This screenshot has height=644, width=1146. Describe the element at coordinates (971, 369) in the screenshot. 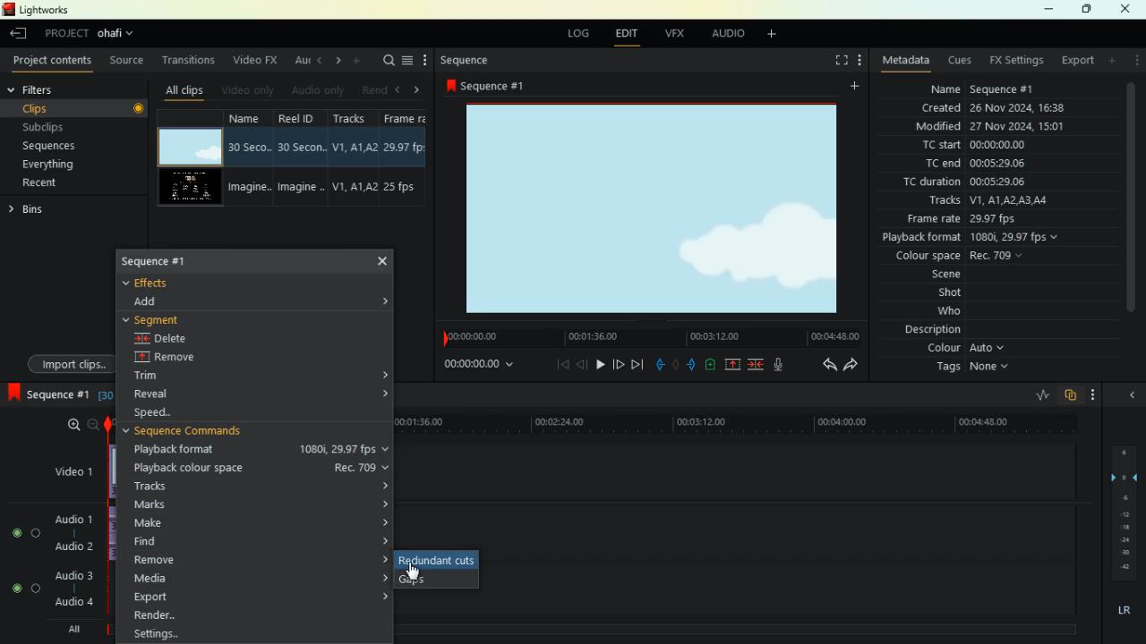

I see `tags` at that location.